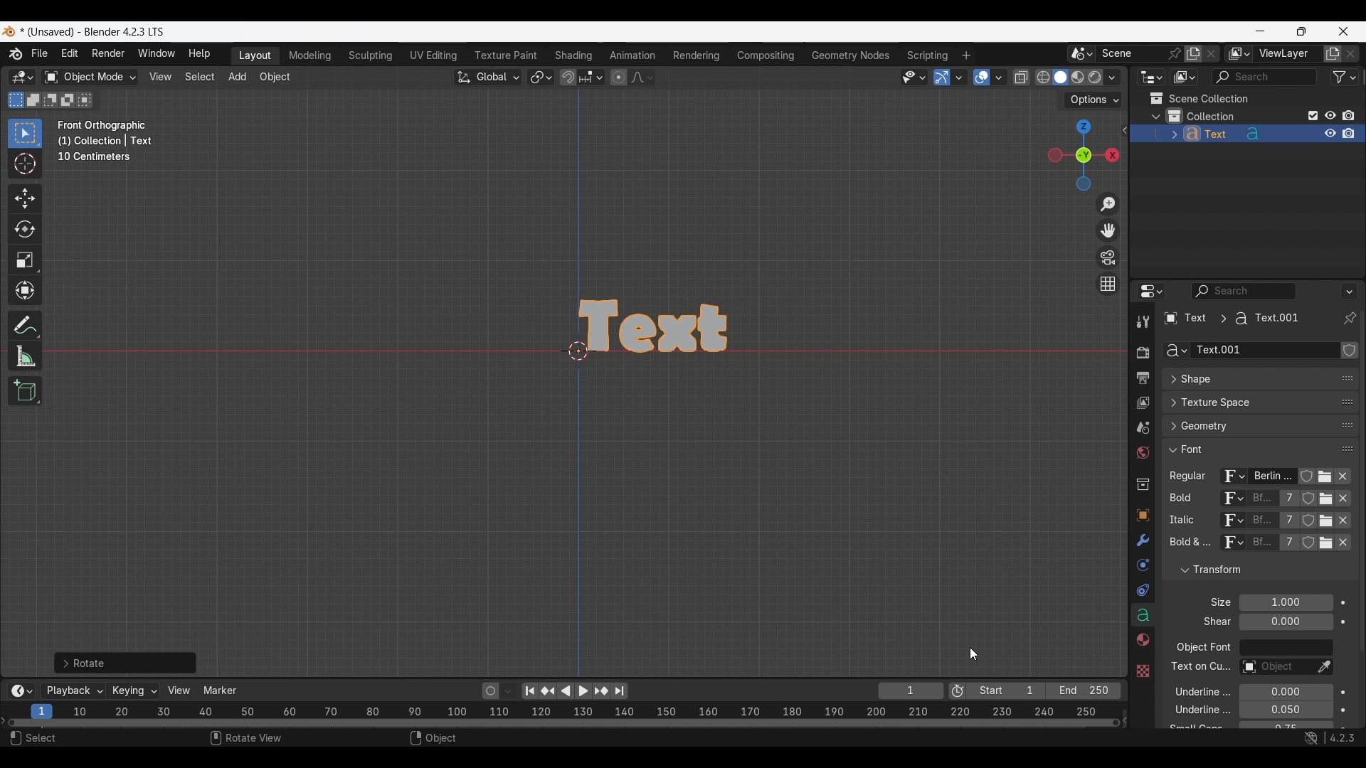 The height and width of the screenshot is (768, 1366). What do you see at coordinates (1044, 691) in the screenshot?
I see `Final frame of the playback rendering range` at bounding box center [1044, 691].